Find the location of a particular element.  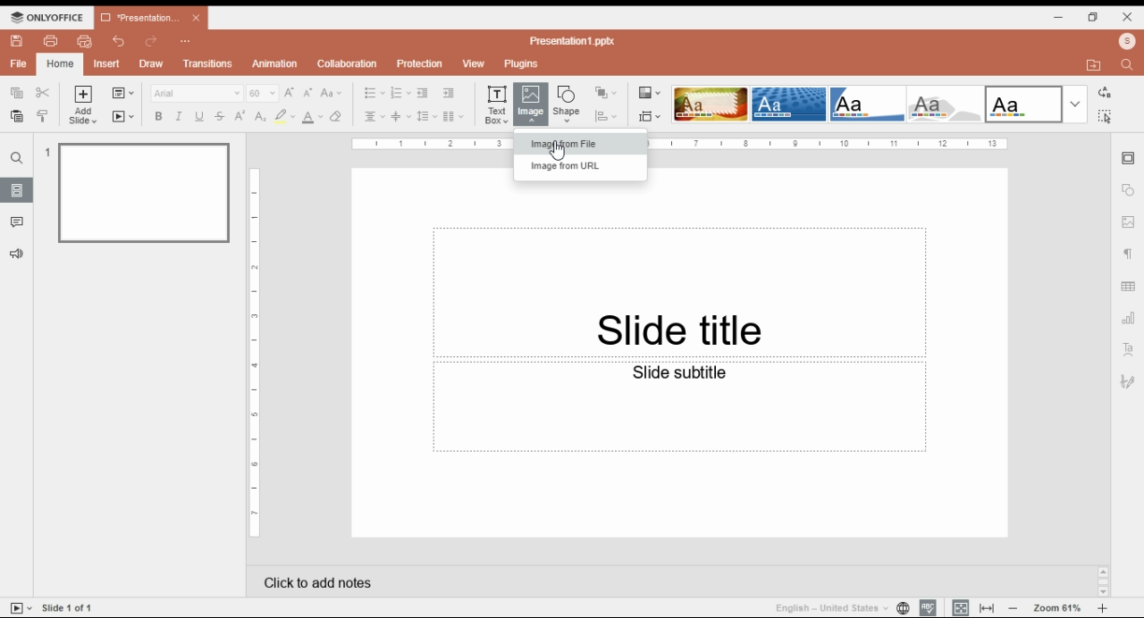

find is located at coordinates (1125, 66).